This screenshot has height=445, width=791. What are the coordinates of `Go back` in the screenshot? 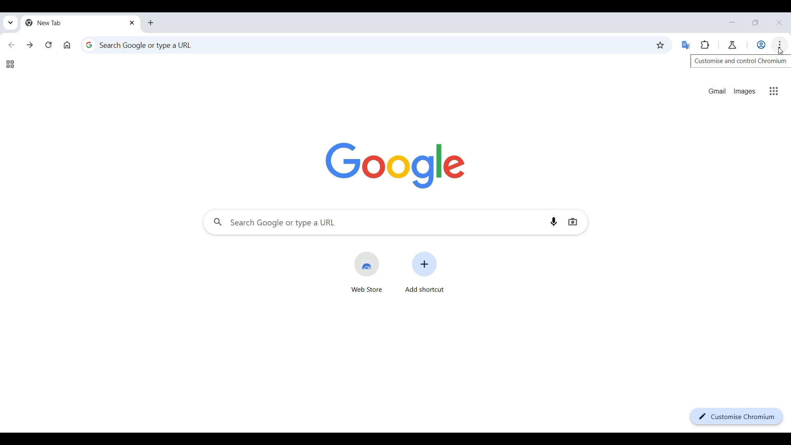 It's located at (11, 45).